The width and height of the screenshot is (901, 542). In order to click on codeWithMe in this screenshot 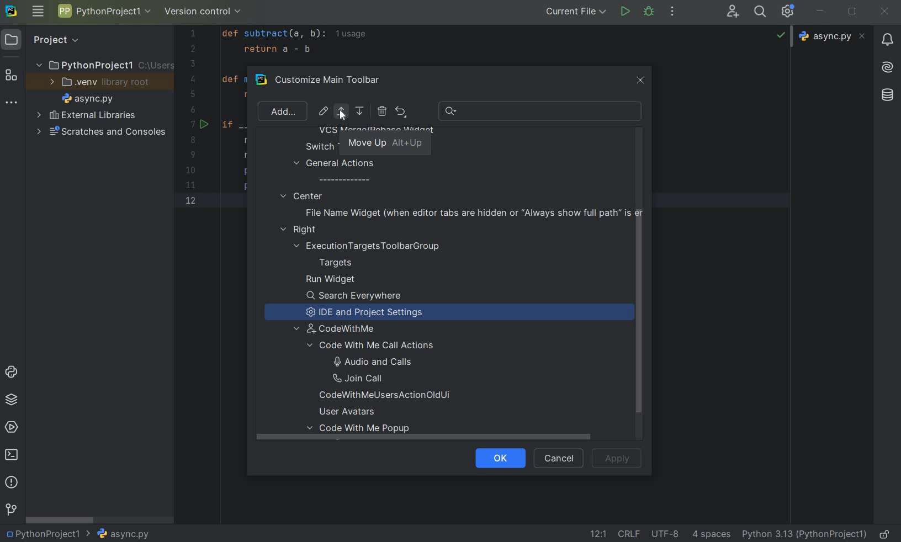, I will do `click(342, 330)`.